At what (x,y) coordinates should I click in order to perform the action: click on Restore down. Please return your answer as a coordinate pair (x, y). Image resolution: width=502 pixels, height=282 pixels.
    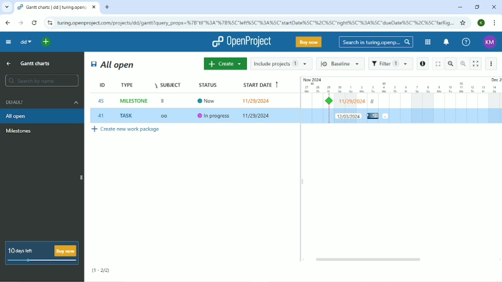
    Looking at the image, I should click on (478, 7).